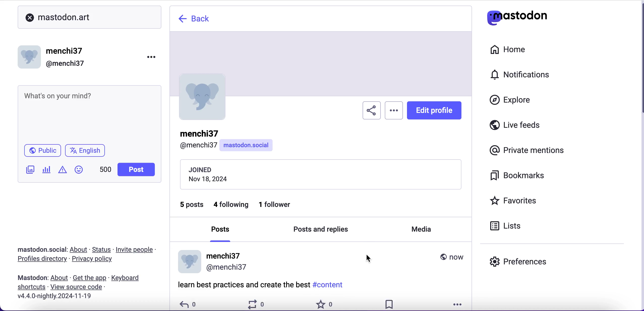 The width and height of the screenshot is (644, 311). What do you see at coordinates (394, 113) in the screenshot?
I see `options` at bounding box center [394, 113].